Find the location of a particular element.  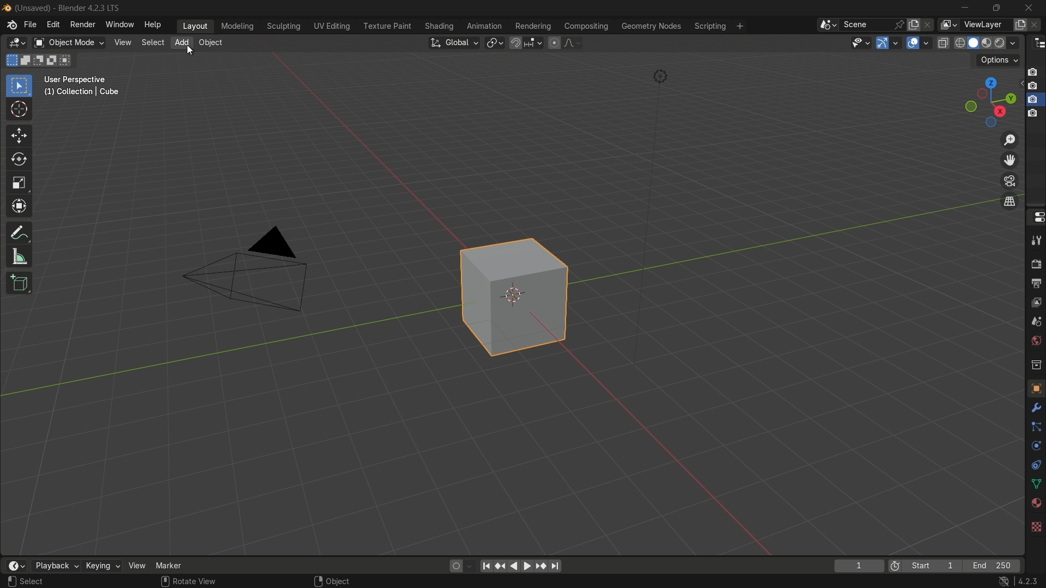

file menu is located at coordinates (31, 24).